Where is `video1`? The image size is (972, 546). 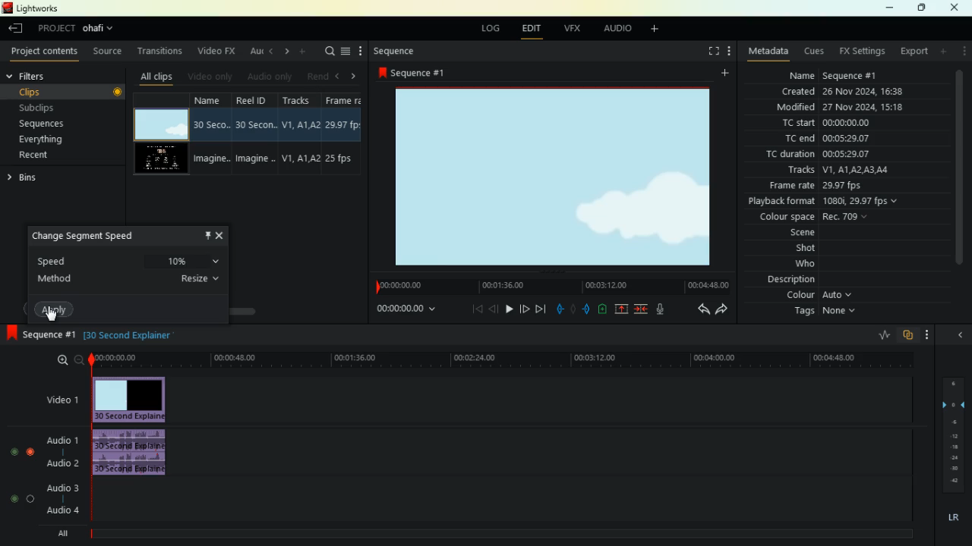
video1 is located at coordinates (59, 399).